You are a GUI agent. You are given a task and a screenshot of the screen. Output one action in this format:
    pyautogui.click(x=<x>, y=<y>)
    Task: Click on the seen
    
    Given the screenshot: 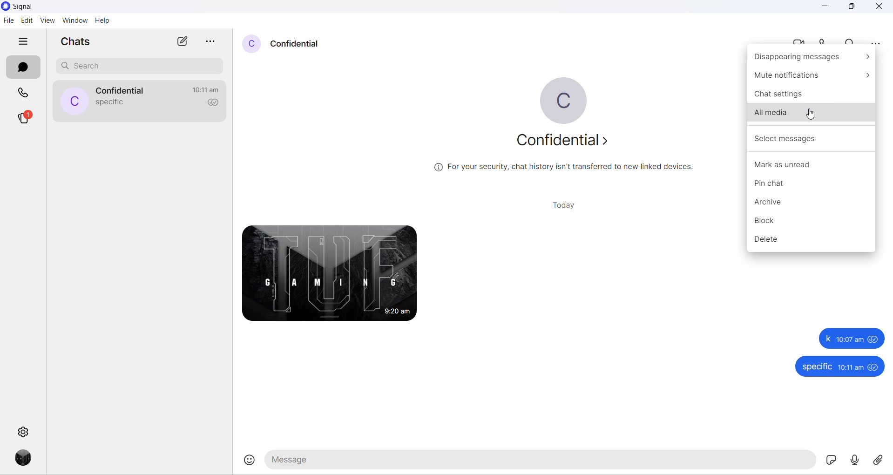 What is the action you would take?
    pyautogui.click(x=874, y=340)
    